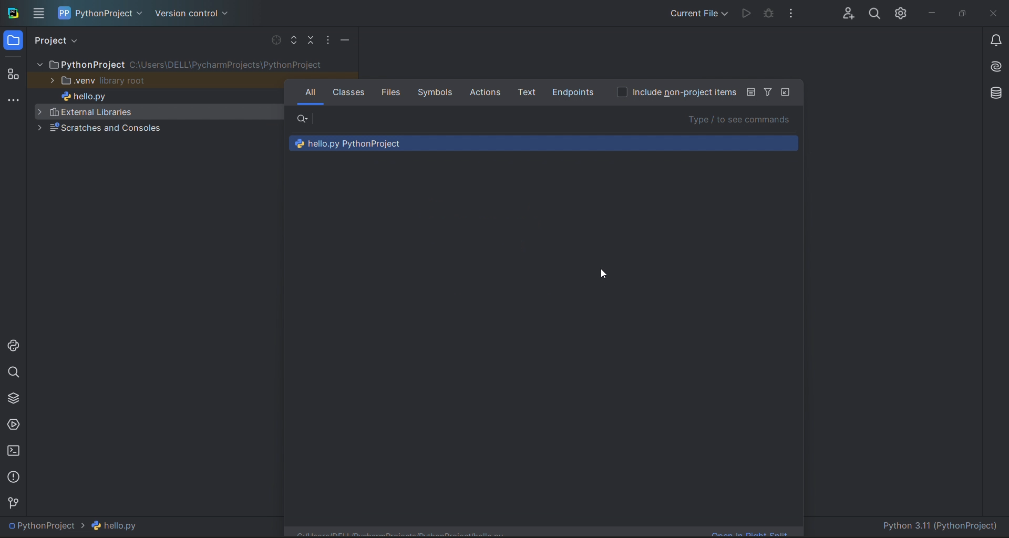 The image size is (1009, 538). Describe the element at coordinates (13, 398) in the screenshot. I see `python packages` at that location.